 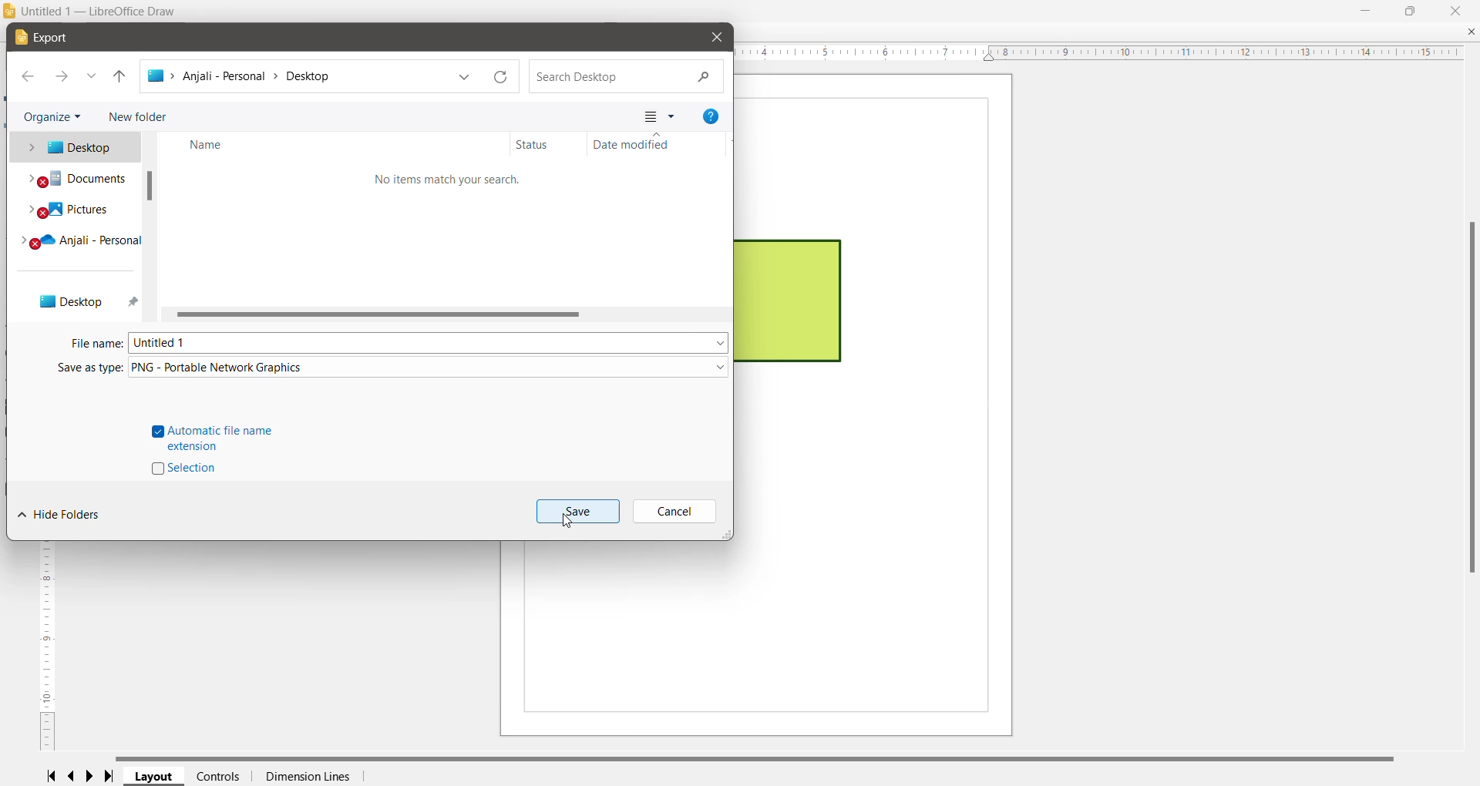 I want to click on Close Document, so click(x=1471, y=32).